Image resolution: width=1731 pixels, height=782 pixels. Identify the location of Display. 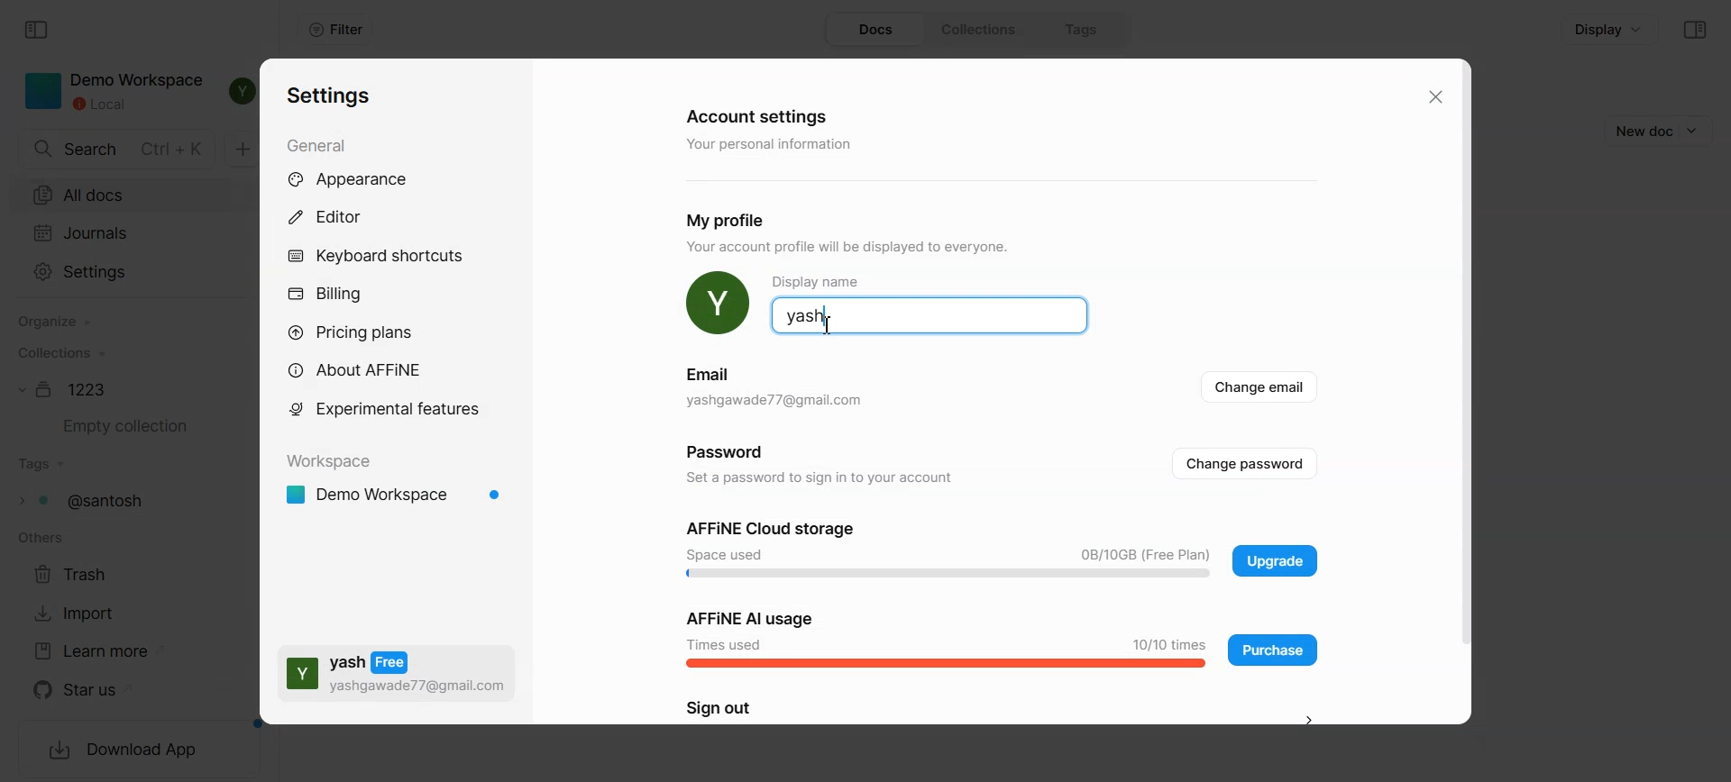
(1609, 28).